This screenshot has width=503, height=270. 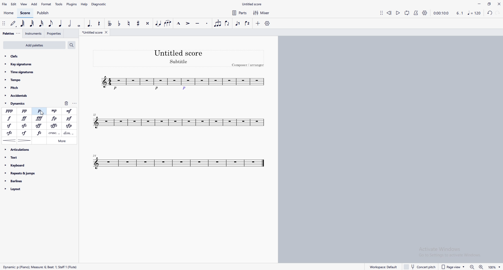 I want to click on repeats and jumps, so click(x=33, y=174).